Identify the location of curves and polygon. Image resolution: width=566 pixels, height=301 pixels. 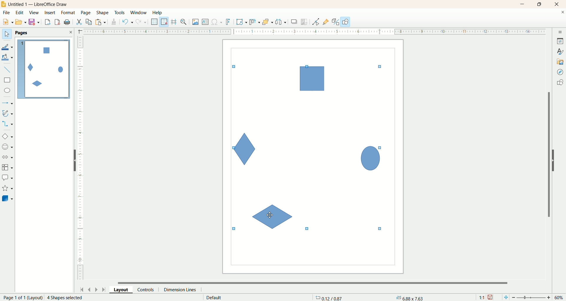
(8, 113).